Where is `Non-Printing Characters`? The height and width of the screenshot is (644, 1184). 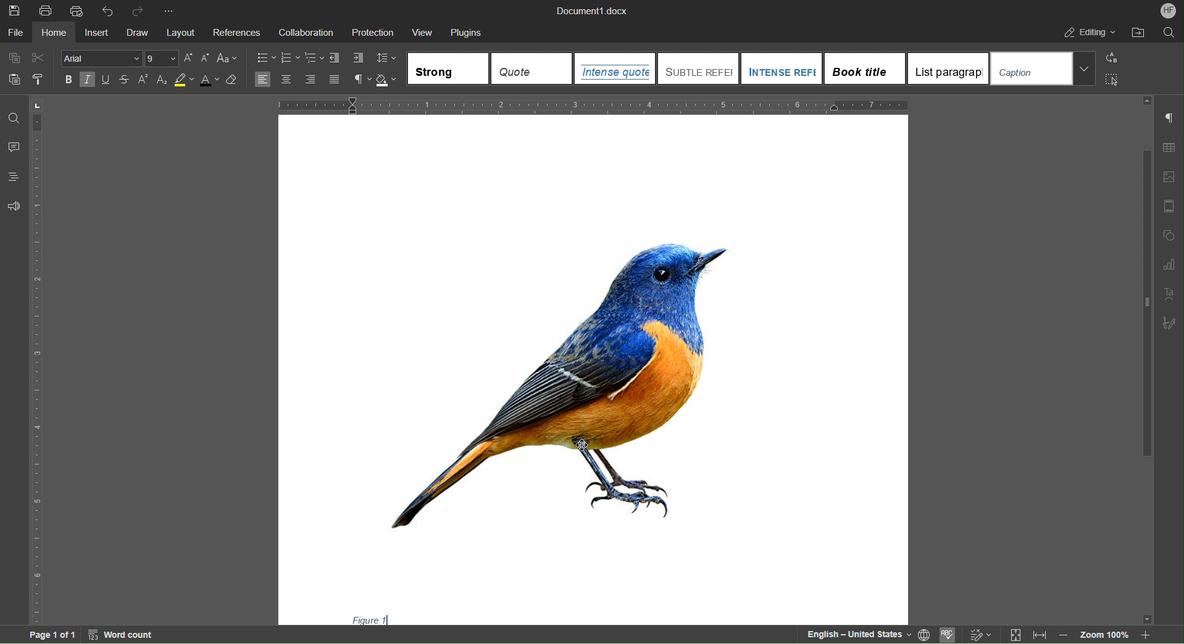
Non-Printing Characters is located at coordinates (361, 80).